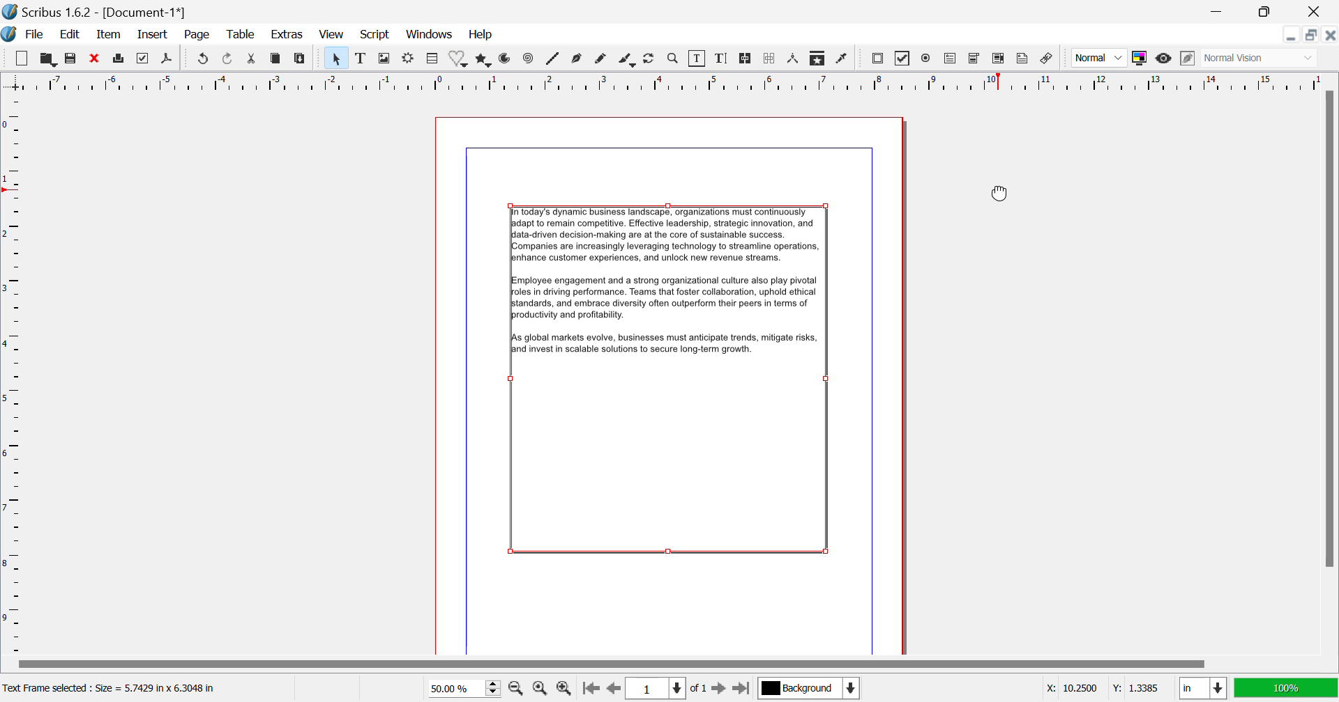 The height and width of the screenshot is (702, 1339). I want to click on Refresh, so click(652, 59).